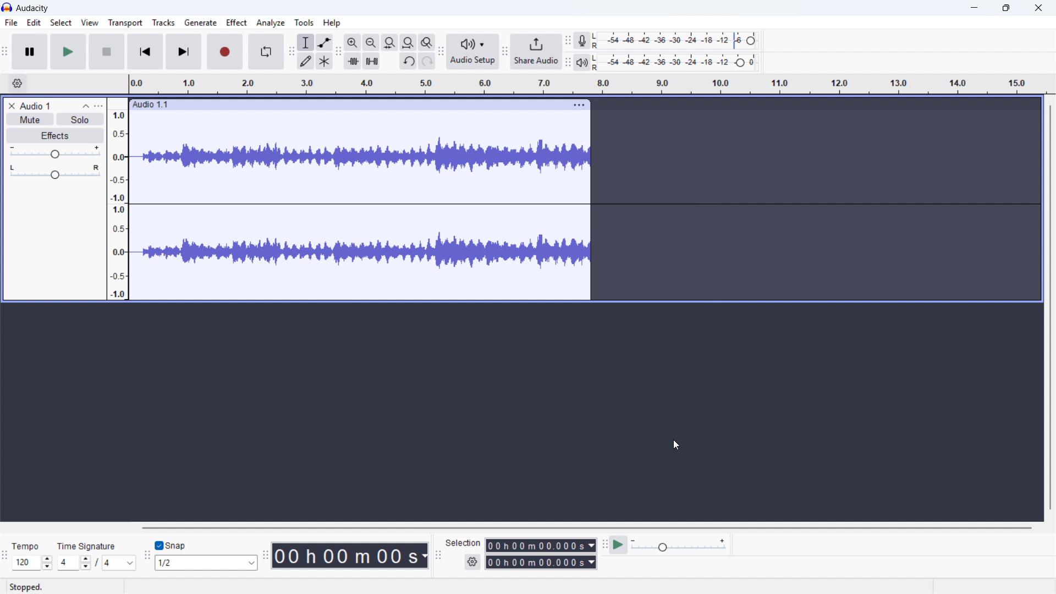  I want to click on  Edit , so click(34, 23).